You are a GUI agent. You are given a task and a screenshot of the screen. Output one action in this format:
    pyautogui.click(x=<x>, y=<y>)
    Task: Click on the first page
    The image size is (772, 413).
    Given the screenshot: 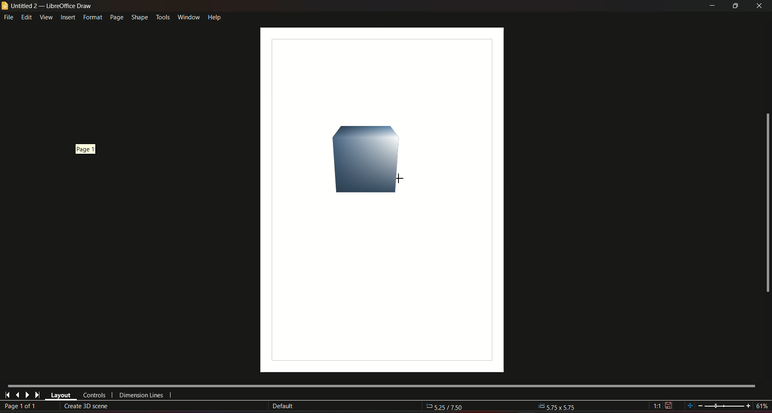 What is the action you would take?
    pyautogui.click(x=8, y=394)
    